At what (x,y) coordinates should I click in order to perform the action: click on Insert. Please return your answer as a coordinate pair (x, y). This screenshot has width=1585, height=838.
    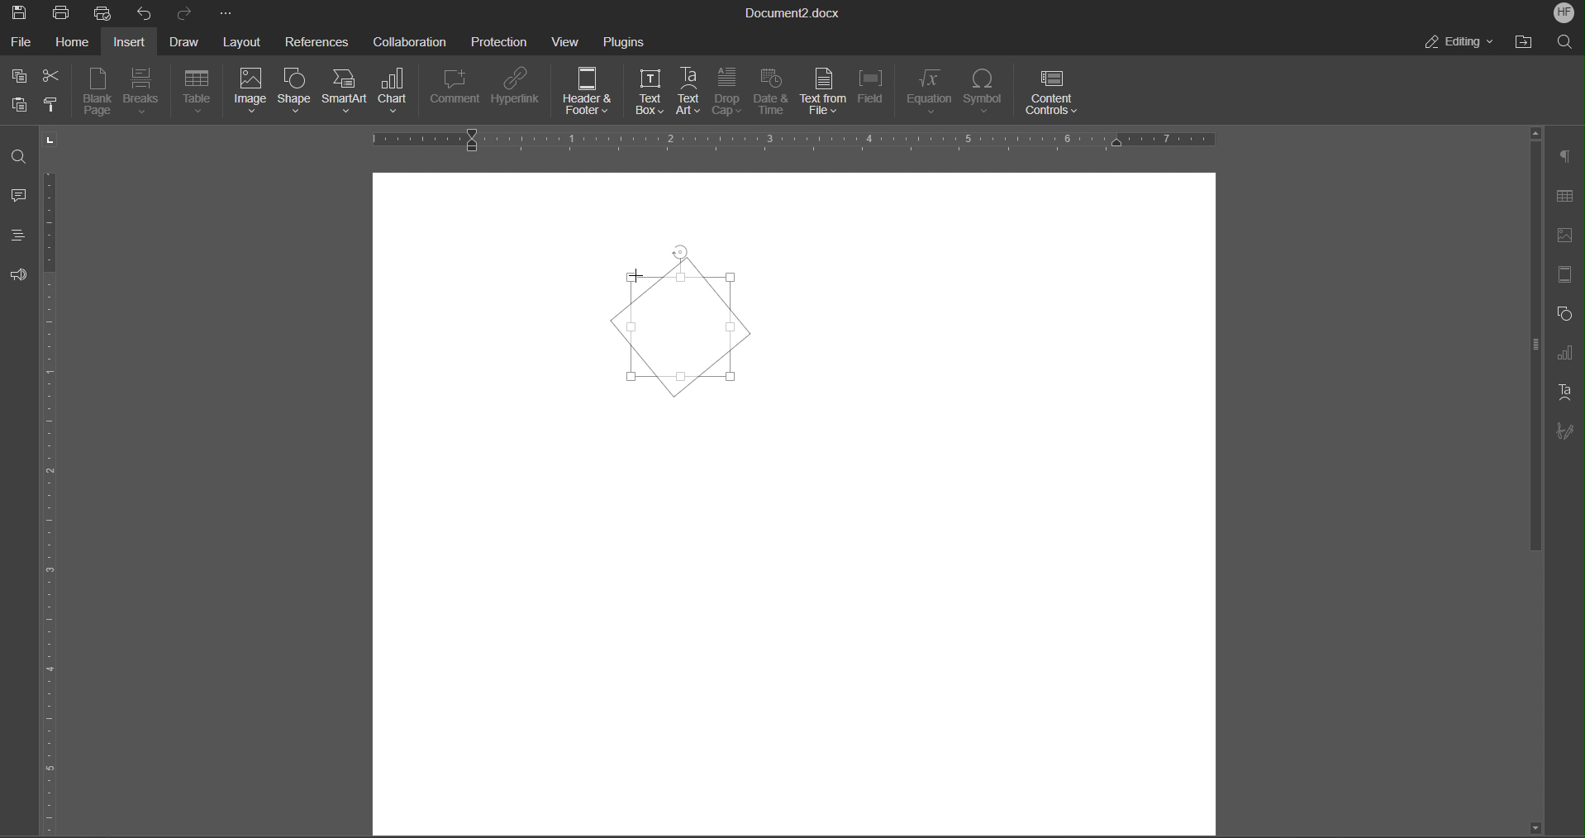
    Looking at the image, I should click on (131, 40).